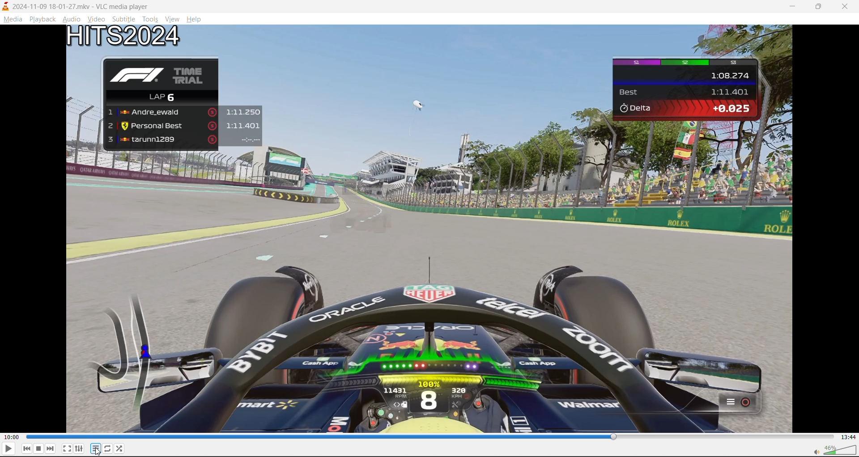 This screenshot has height=457, width=859. Describe the element at coordinates (846, 7) in the screenshot. I see `close` at that location.